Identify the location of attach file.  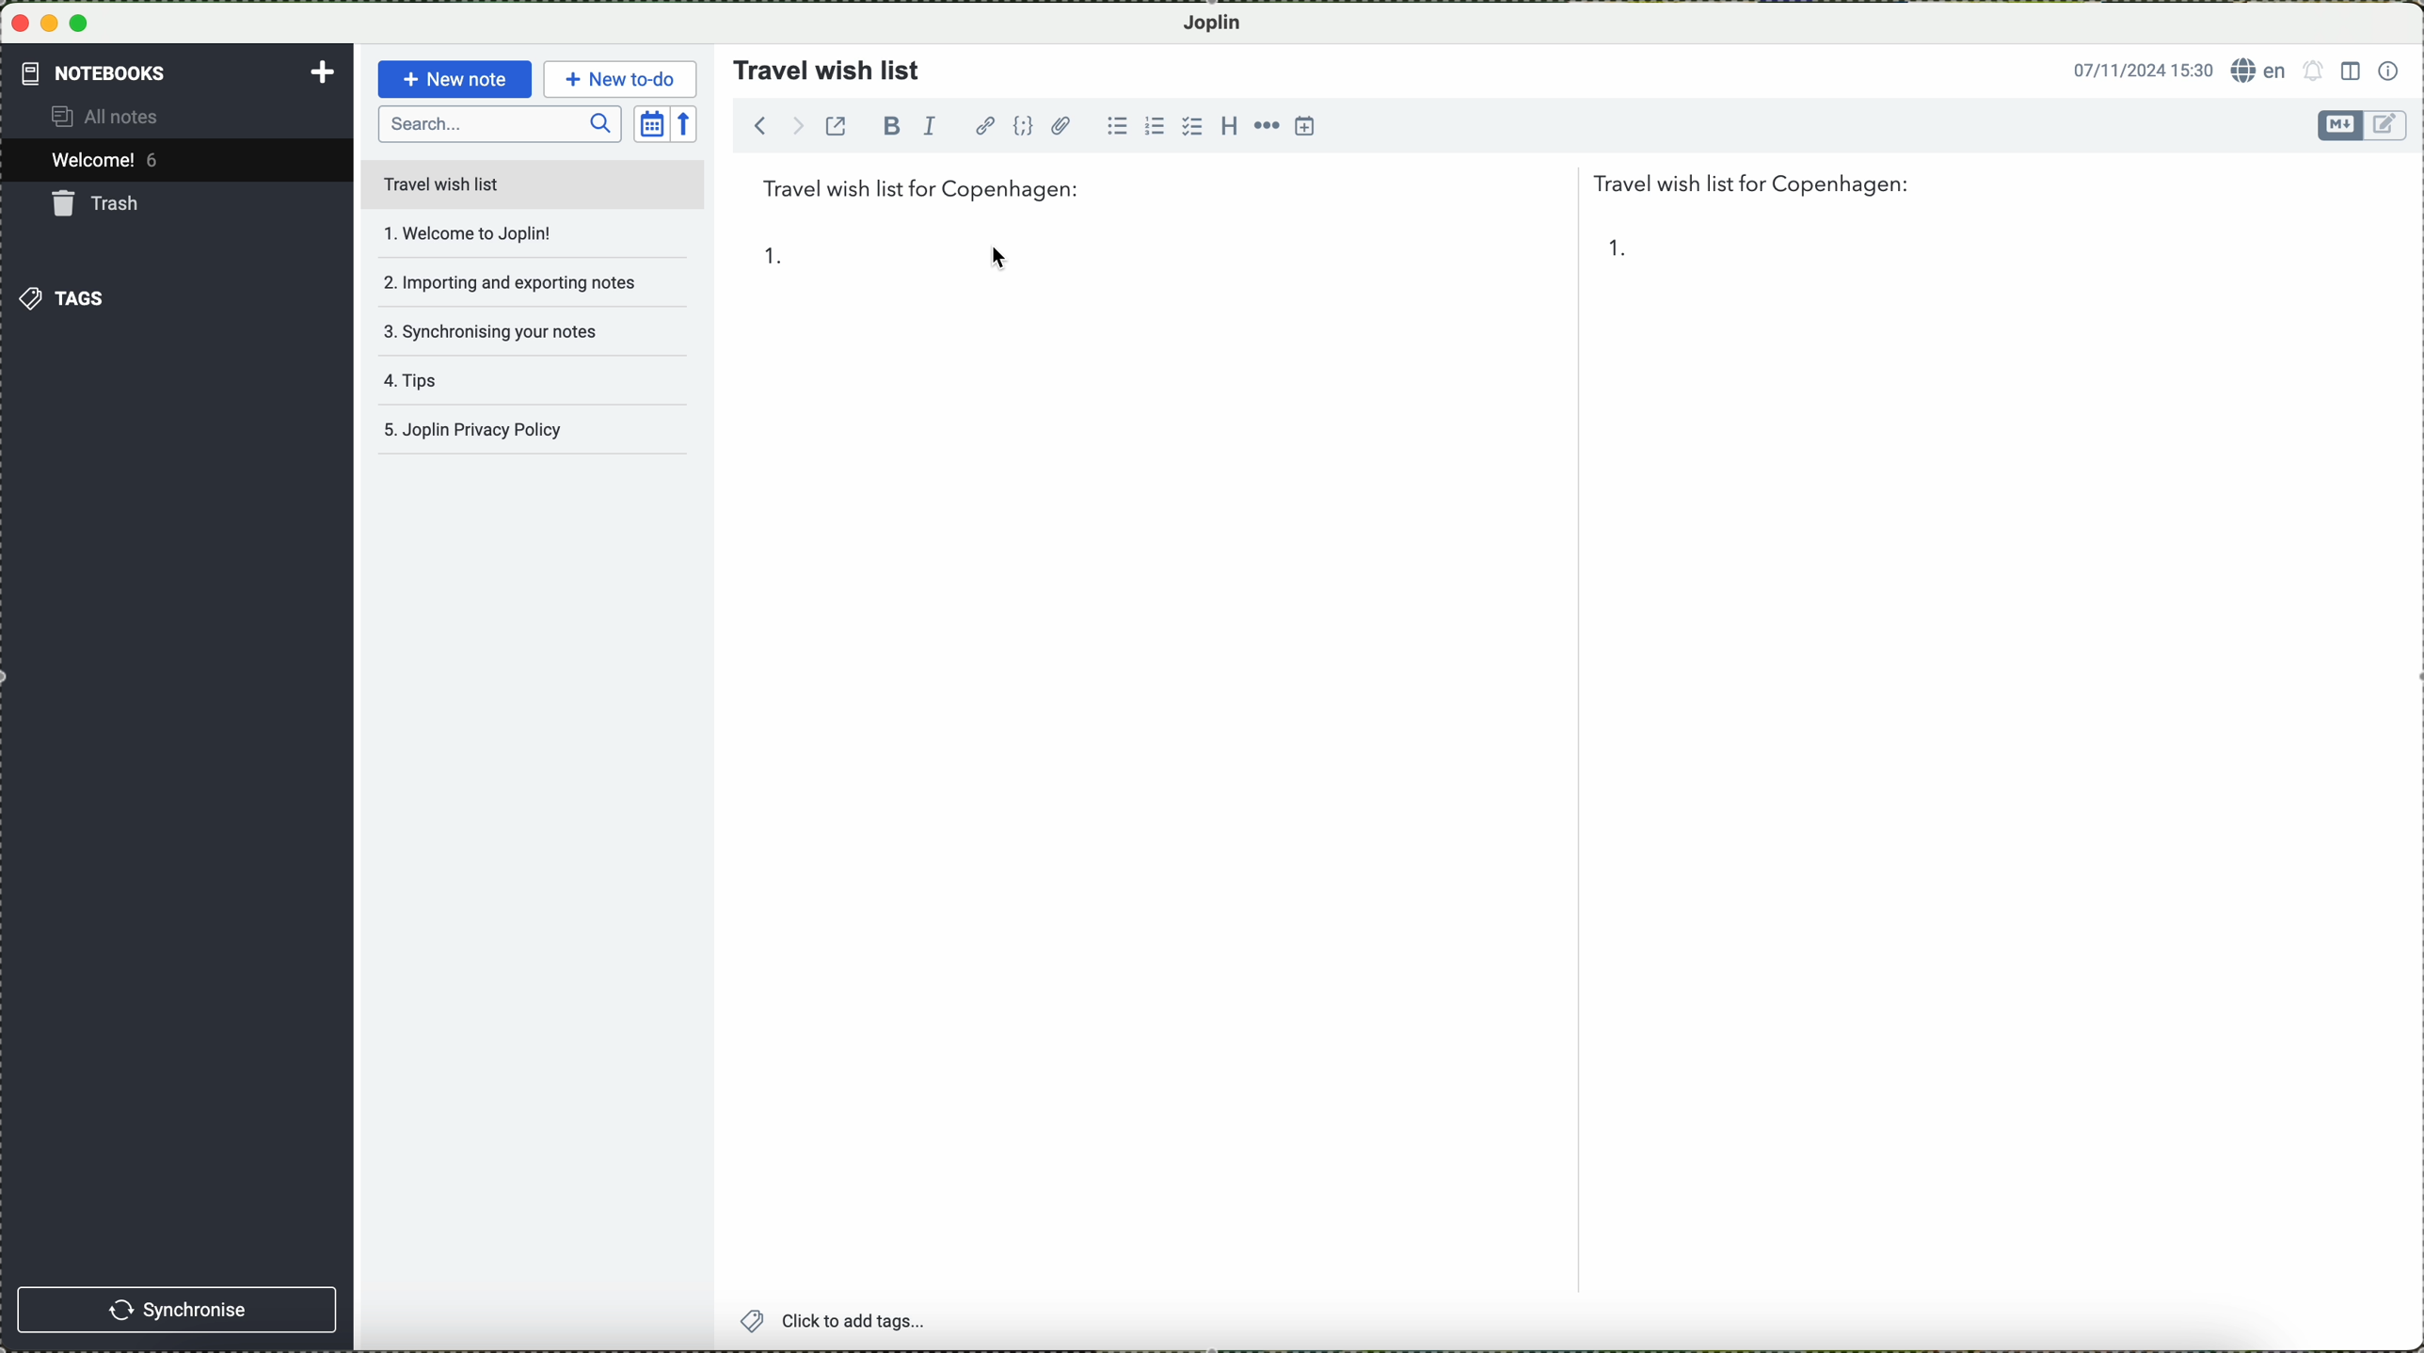
(1061, 125).